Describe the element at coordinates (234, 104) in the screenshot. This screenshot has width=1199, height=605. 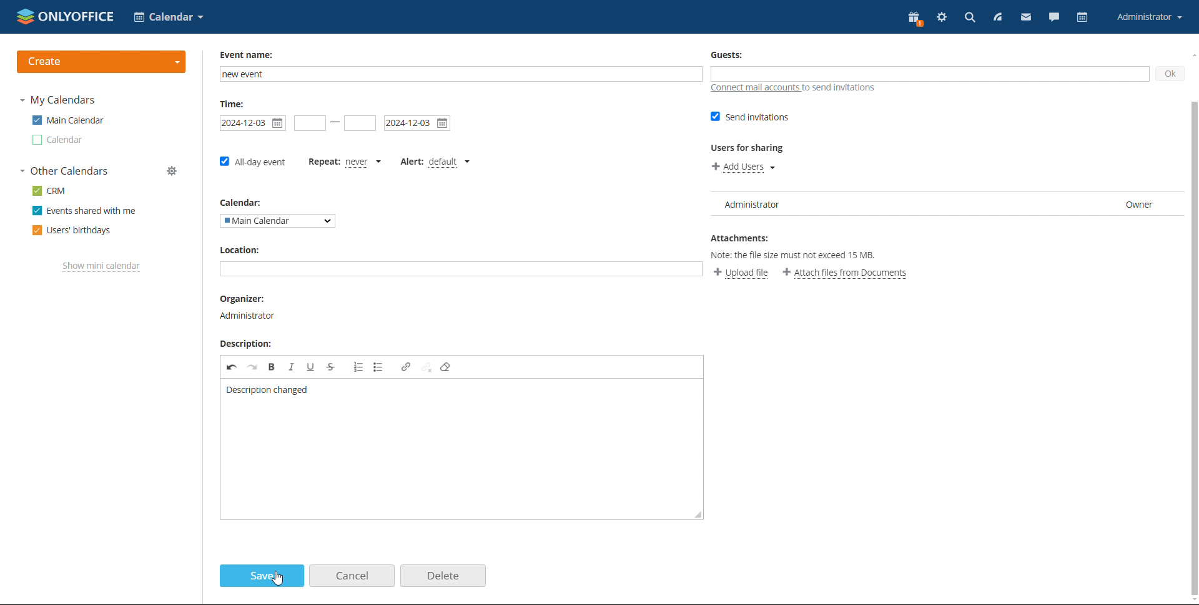
I see `Time:` at that location.